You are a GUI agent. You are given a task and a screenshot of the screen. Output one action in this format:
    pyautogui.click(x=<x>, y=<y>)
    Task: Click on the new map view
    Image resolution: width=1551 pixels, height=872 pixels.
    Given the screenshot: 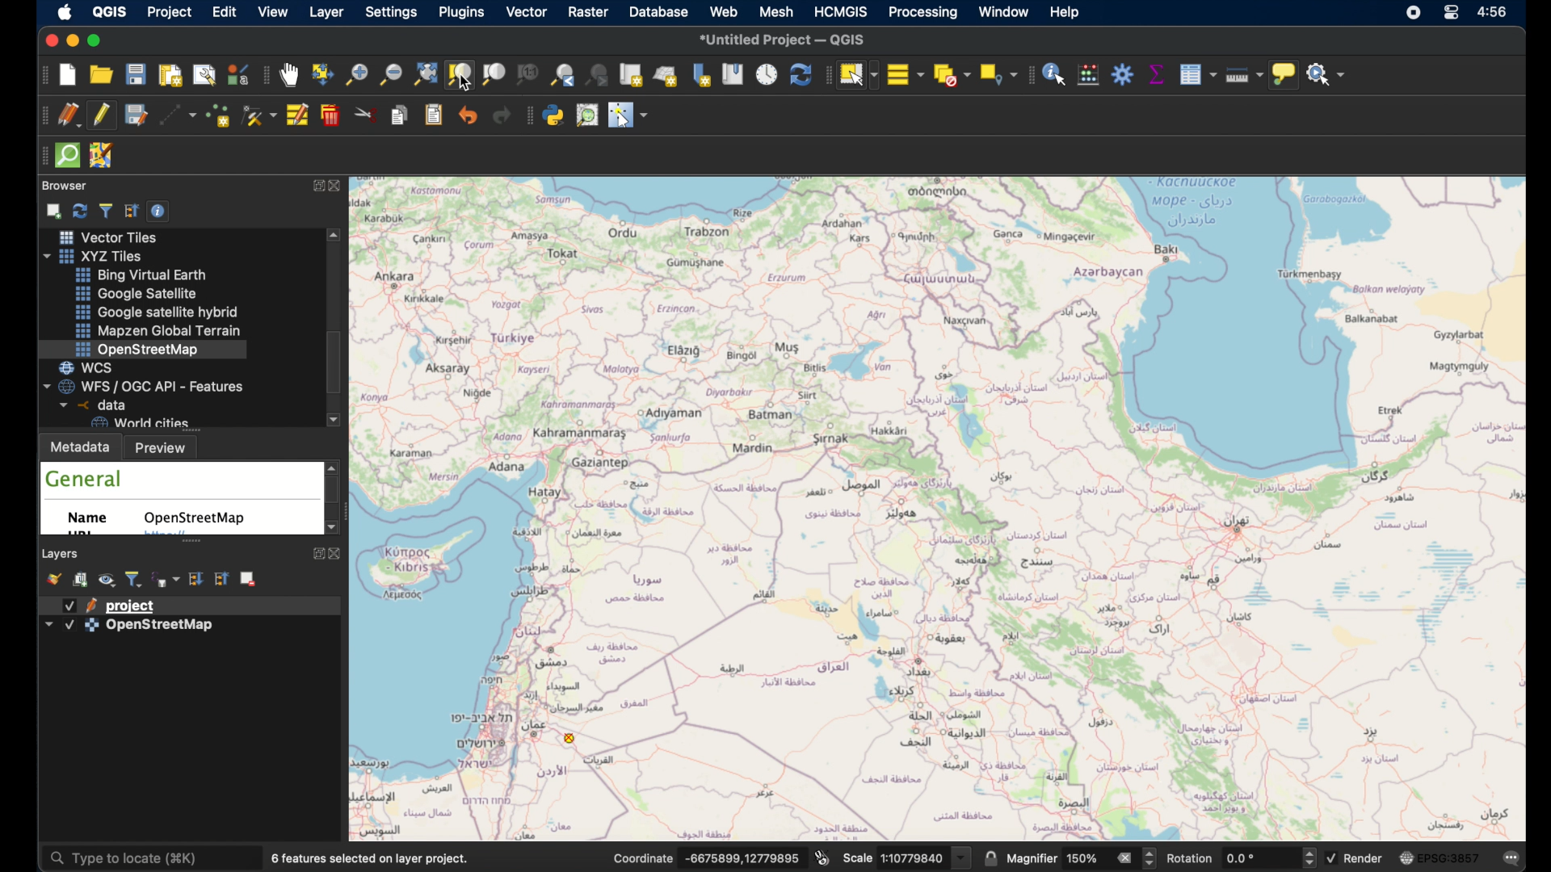 What is the action you would take?
    pyautogui.click(x=632, y=75)
    